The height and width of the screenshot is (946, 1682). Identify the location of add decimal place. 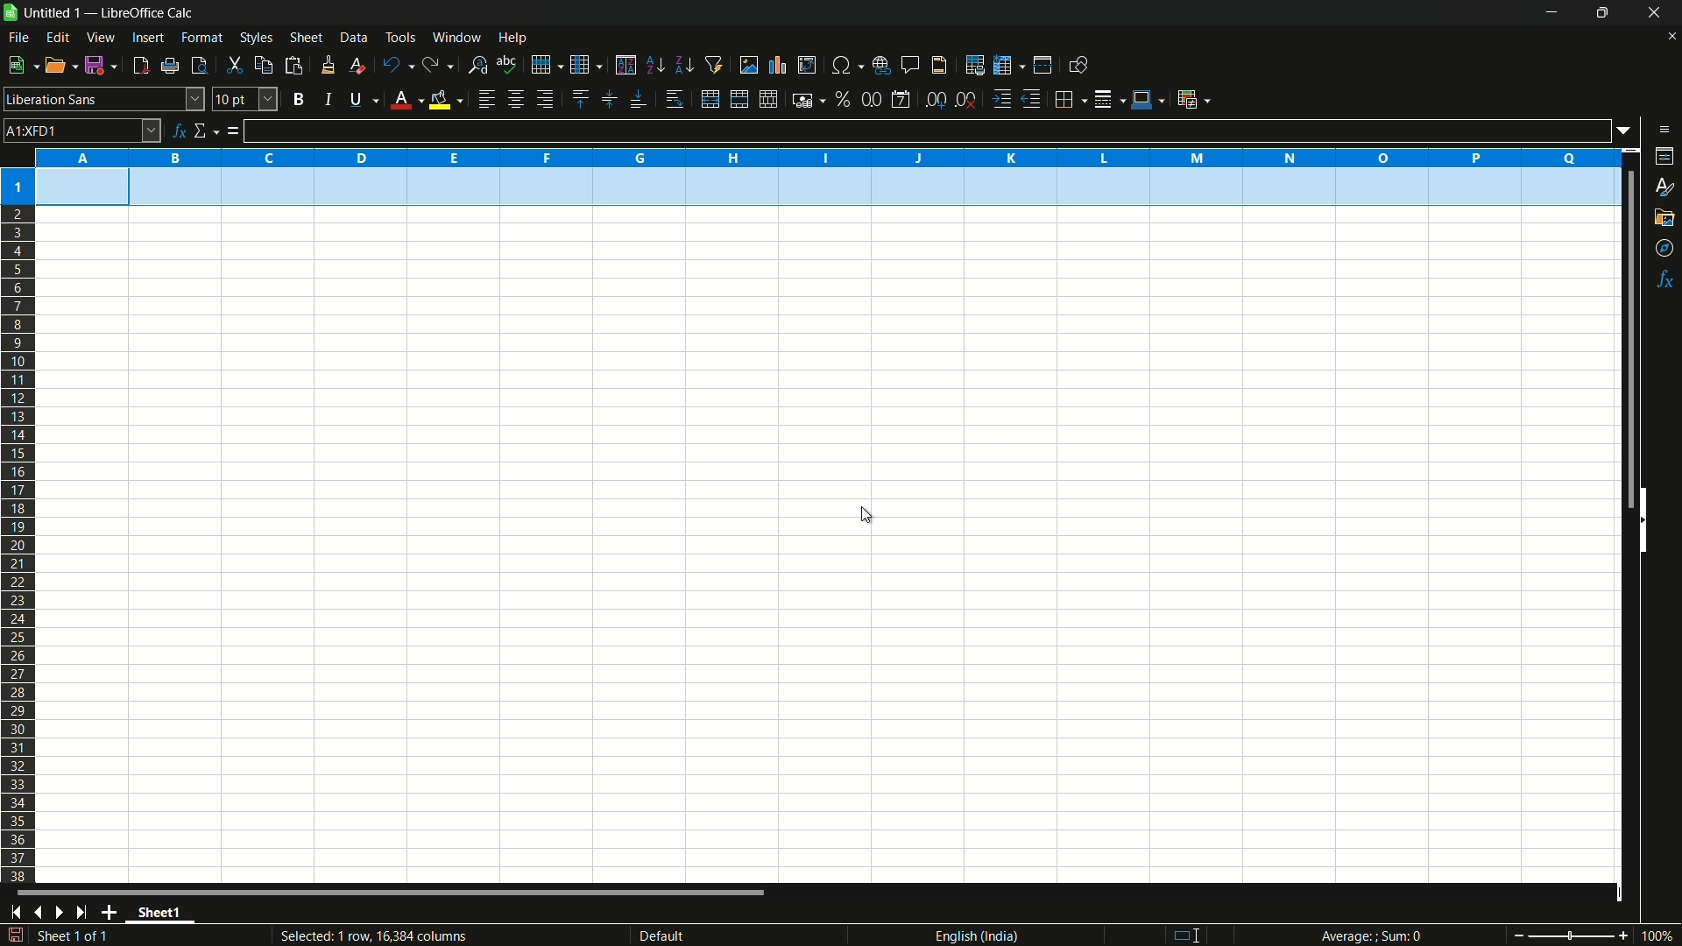
(938, 101).